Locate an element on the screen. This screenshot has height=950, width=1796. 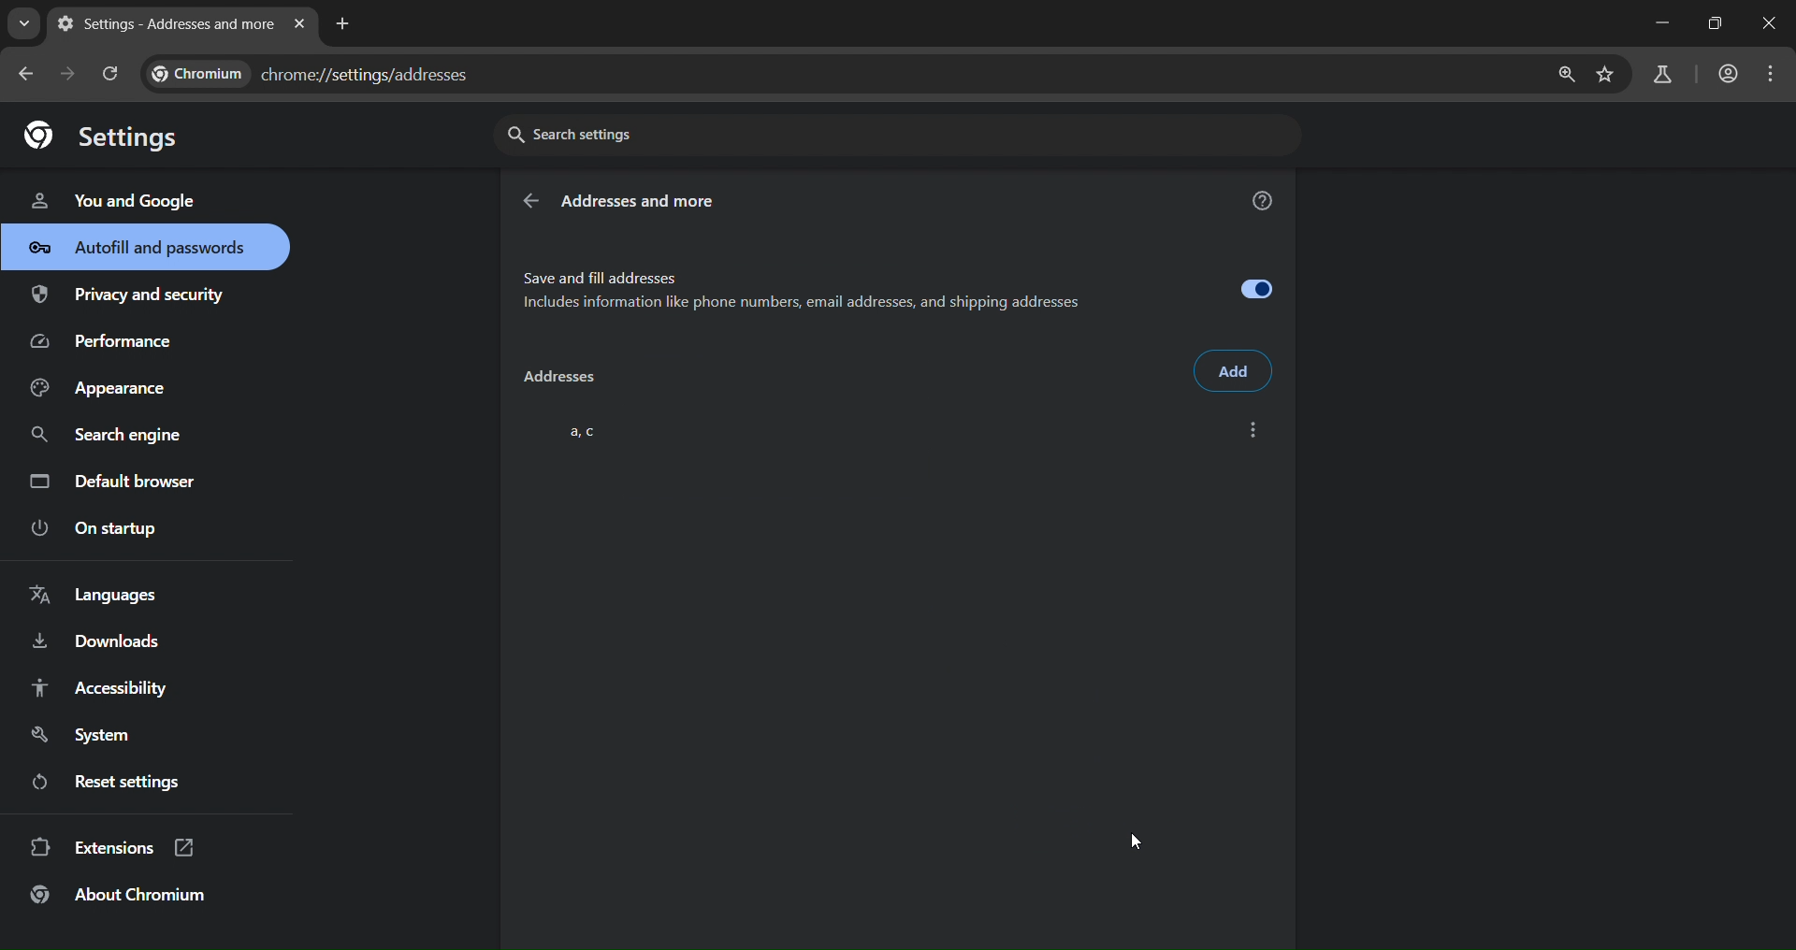
reload is located at coordinates (109, 73).